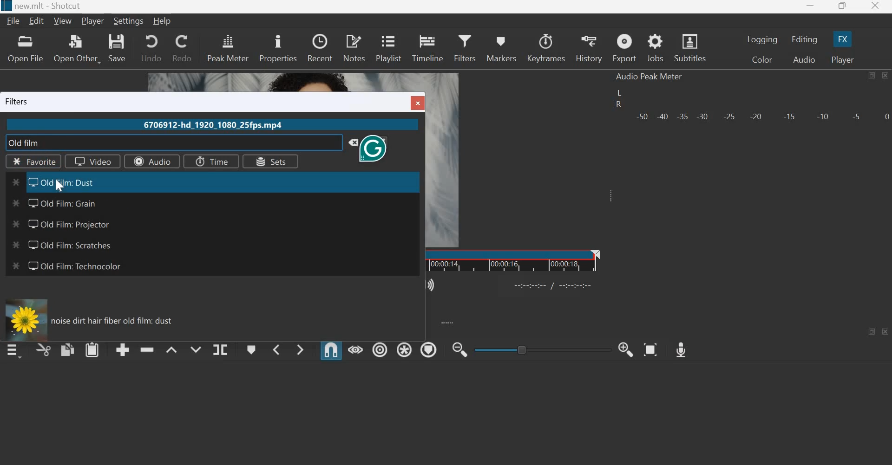 The height and width of the screenshot is (465, 892). I want to click on expand, so click(447, 322).